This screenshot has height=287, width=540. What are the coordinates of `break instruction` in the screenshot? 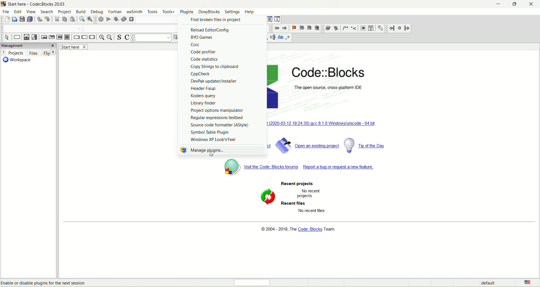 It's located at (76, 37).